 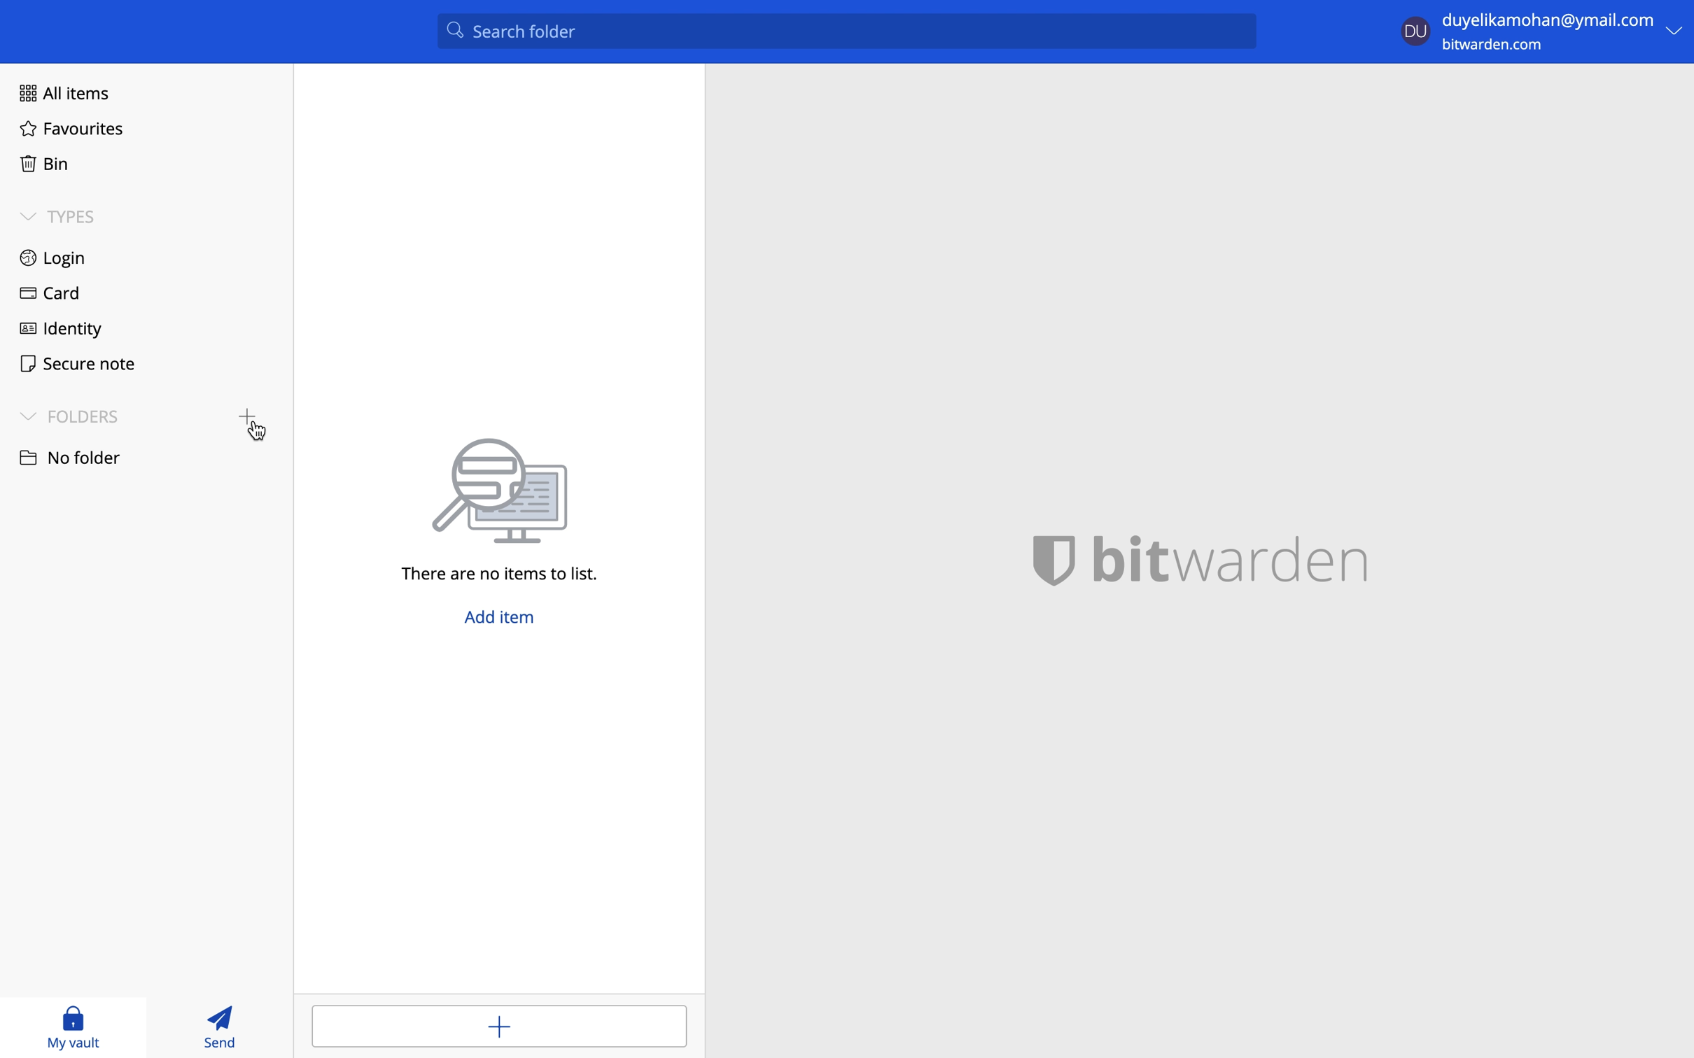 I want to click on search folder, so click(x=847, y=30).